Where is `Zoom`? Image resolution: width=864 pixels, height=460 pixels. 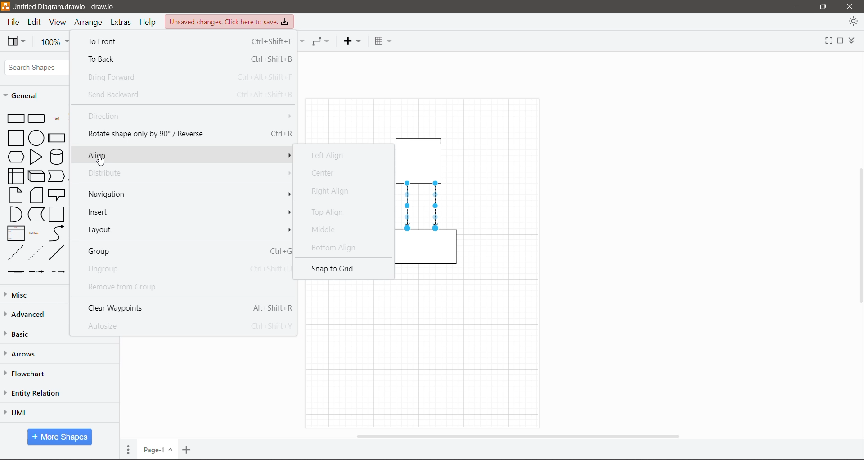 Zoom is located at coordinates (55, 42).